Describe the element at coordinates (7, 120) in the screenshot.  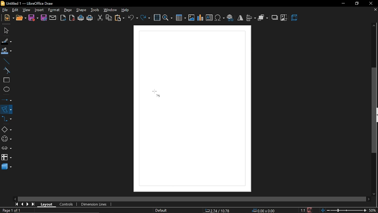
I see `connectors` at that location.